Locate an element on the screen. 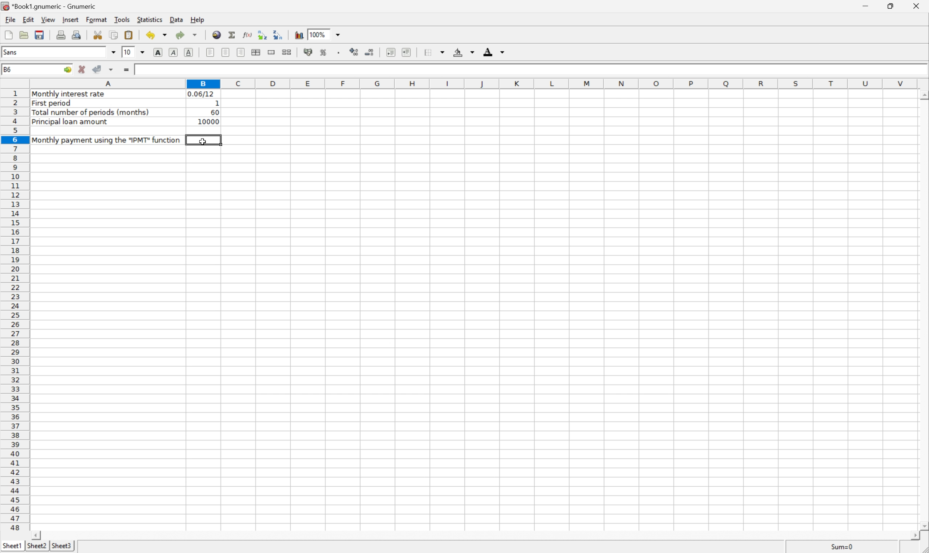 The image size is (929, 553). Save current workbook is located at coordinates (43, 34).